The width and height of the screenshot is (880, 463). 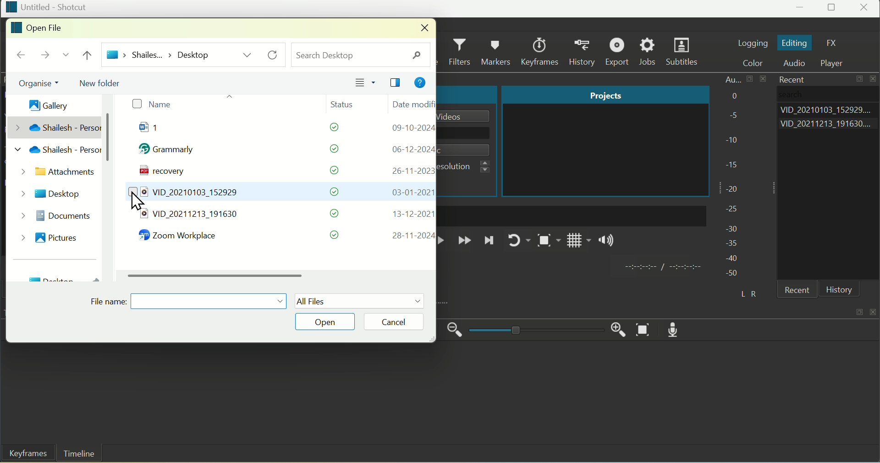 What do you see at coordinates (839, 290) in the screenshot?
I see `History` at bounding box center [839, 290].